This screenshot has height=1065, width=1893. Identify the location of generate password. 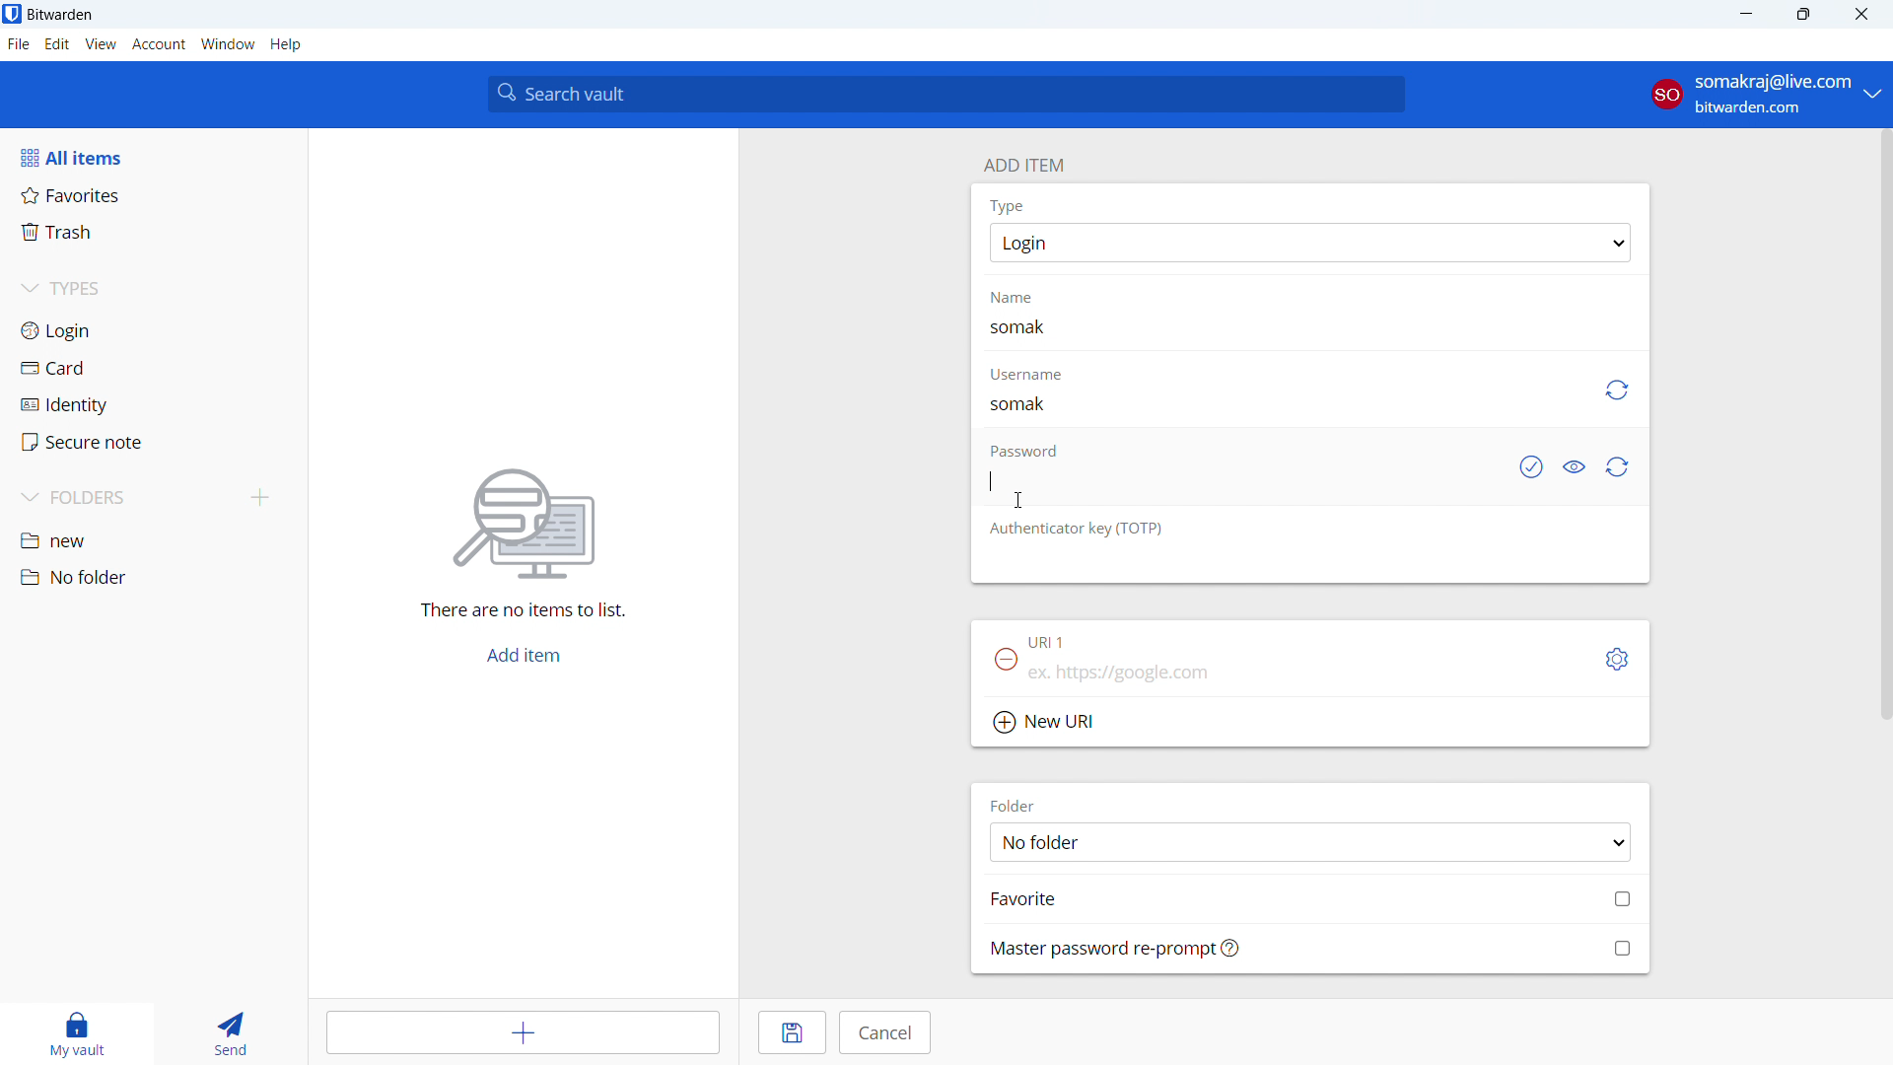
(1619, 467).